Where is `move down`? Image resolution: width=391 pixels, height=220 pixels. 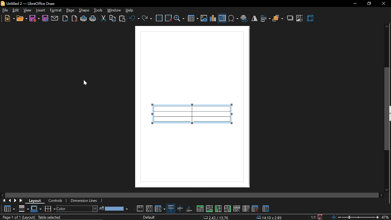 move down is located at coordinates (387, 190).